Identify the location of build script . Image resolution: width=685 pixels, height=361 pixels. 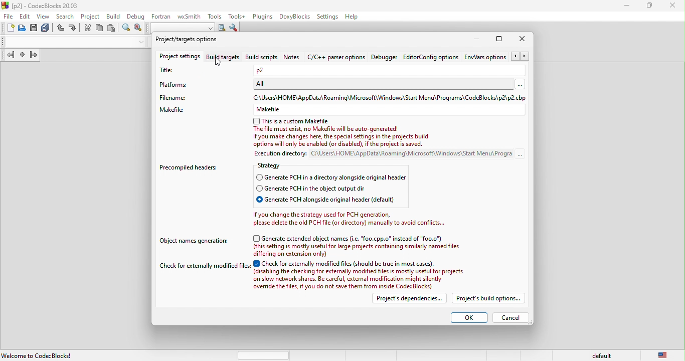
(263, 58).